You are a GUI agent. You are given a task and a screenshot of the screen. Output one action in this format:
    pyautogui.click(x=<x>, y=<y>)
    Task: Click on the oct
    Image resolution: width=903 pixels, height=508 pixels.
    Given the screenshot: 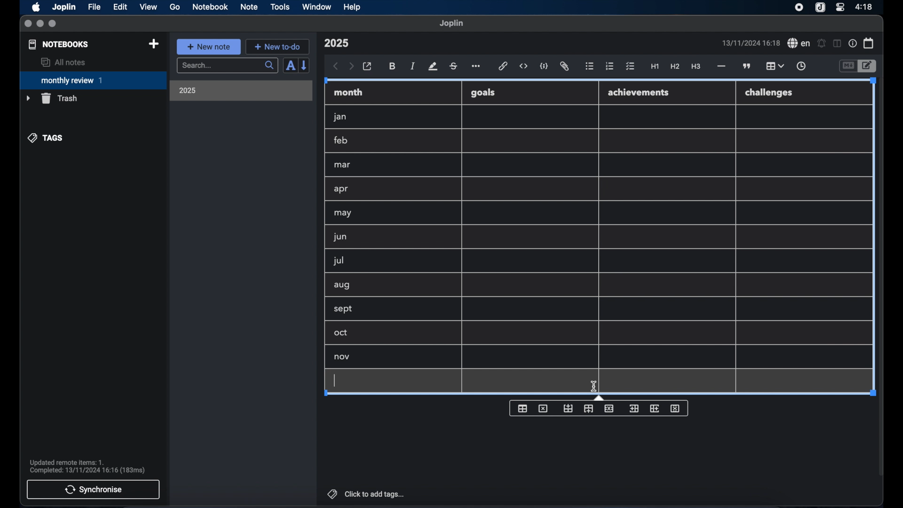 What is the action you would take?
    pyautogui.click(x=341, y=333)
    